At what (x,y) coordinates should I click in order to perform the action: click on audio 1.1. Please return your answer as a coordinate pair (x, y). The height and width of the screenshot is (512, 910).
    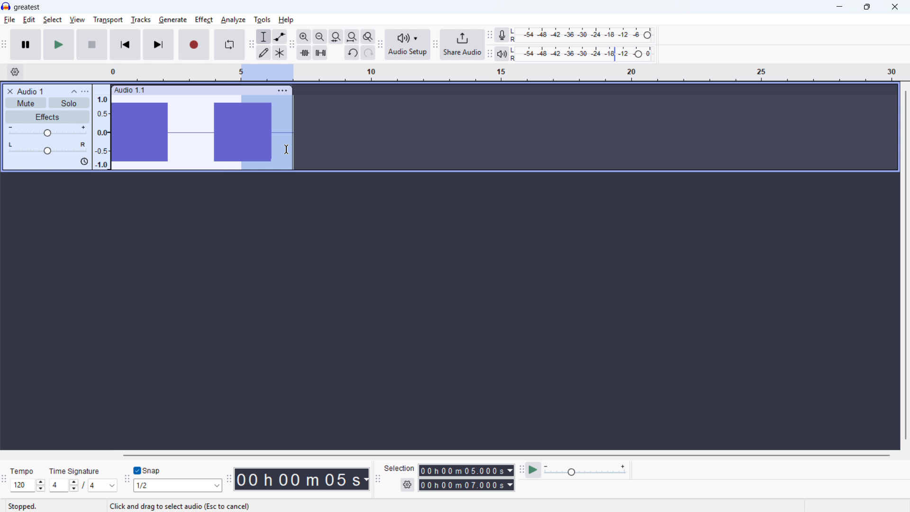
    Looking at the image, I should click on (129, 89).